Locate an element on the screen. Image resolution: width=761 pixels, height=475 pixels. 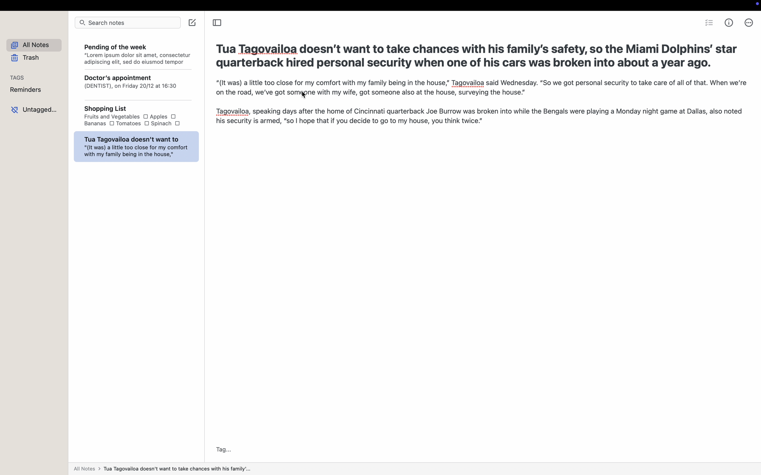
more options is located at coordinates (748, 22).